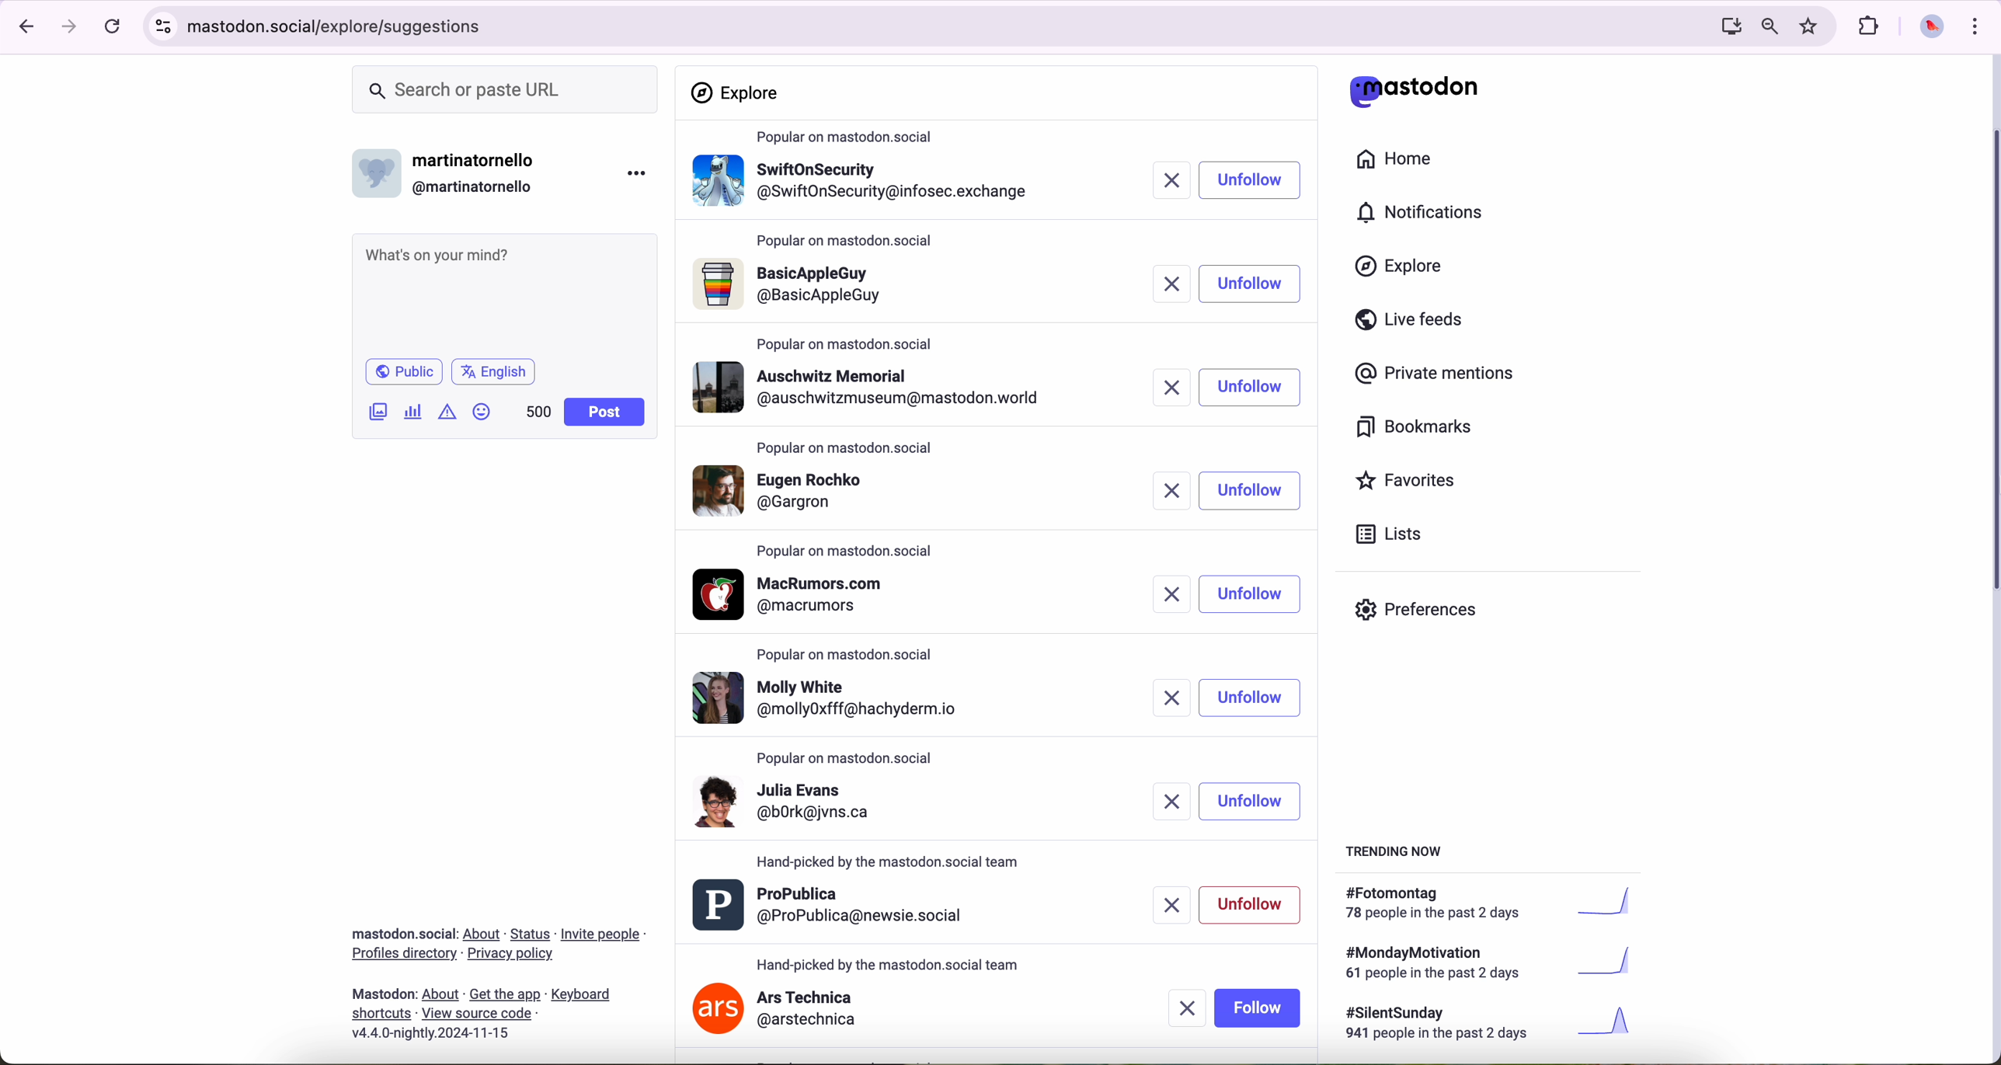  What do you see at coordinates (1249, 492) in the screenshot?
I see `unfollow` at bounding box center [1249, 492].